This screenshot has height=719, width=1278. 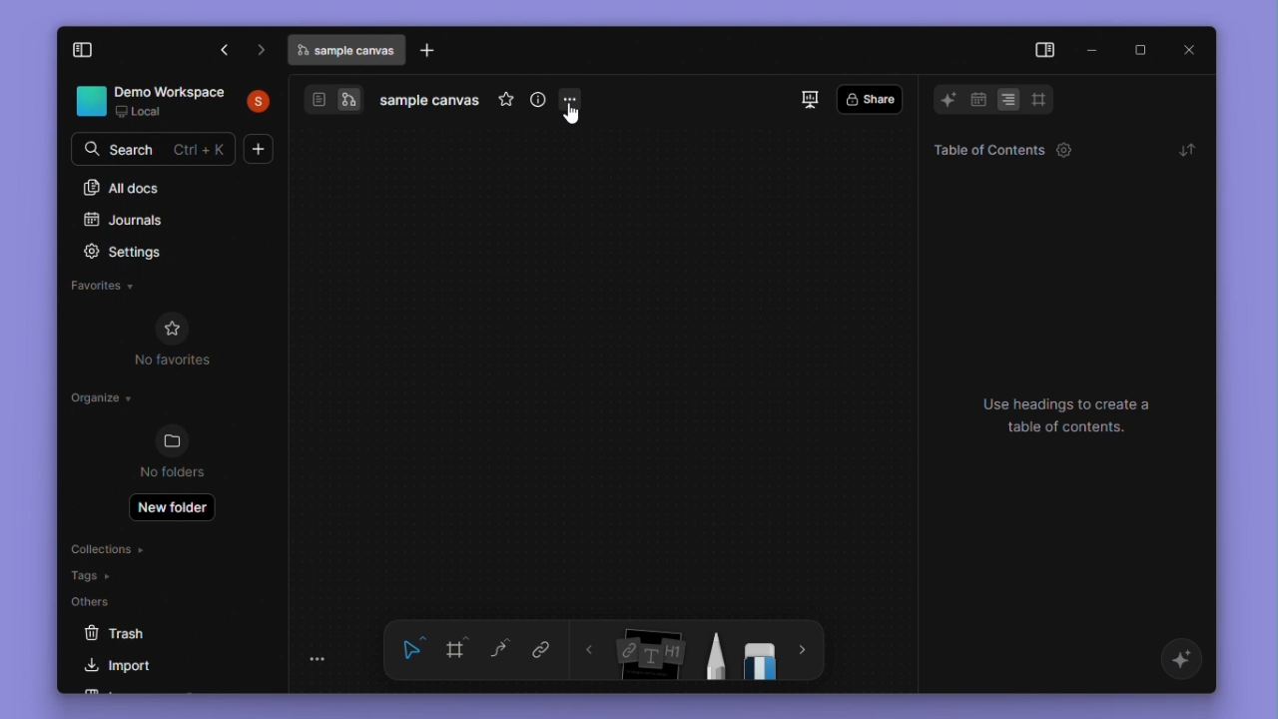 What do you see at coordinates (804, 652) in the screenshot?
I see `more` at bounding box center [804, 652].